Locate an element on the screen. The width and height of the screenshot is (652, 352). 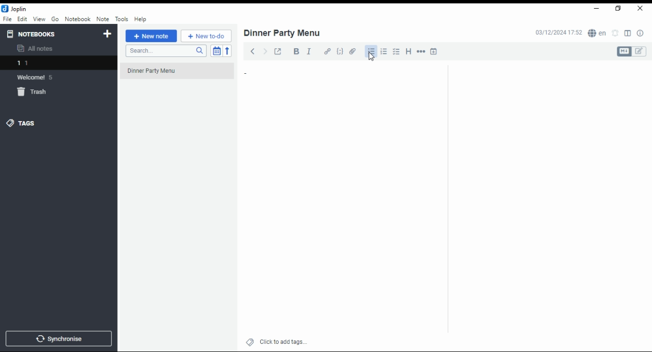
dinner party menu is located at coordinates (283, 33).